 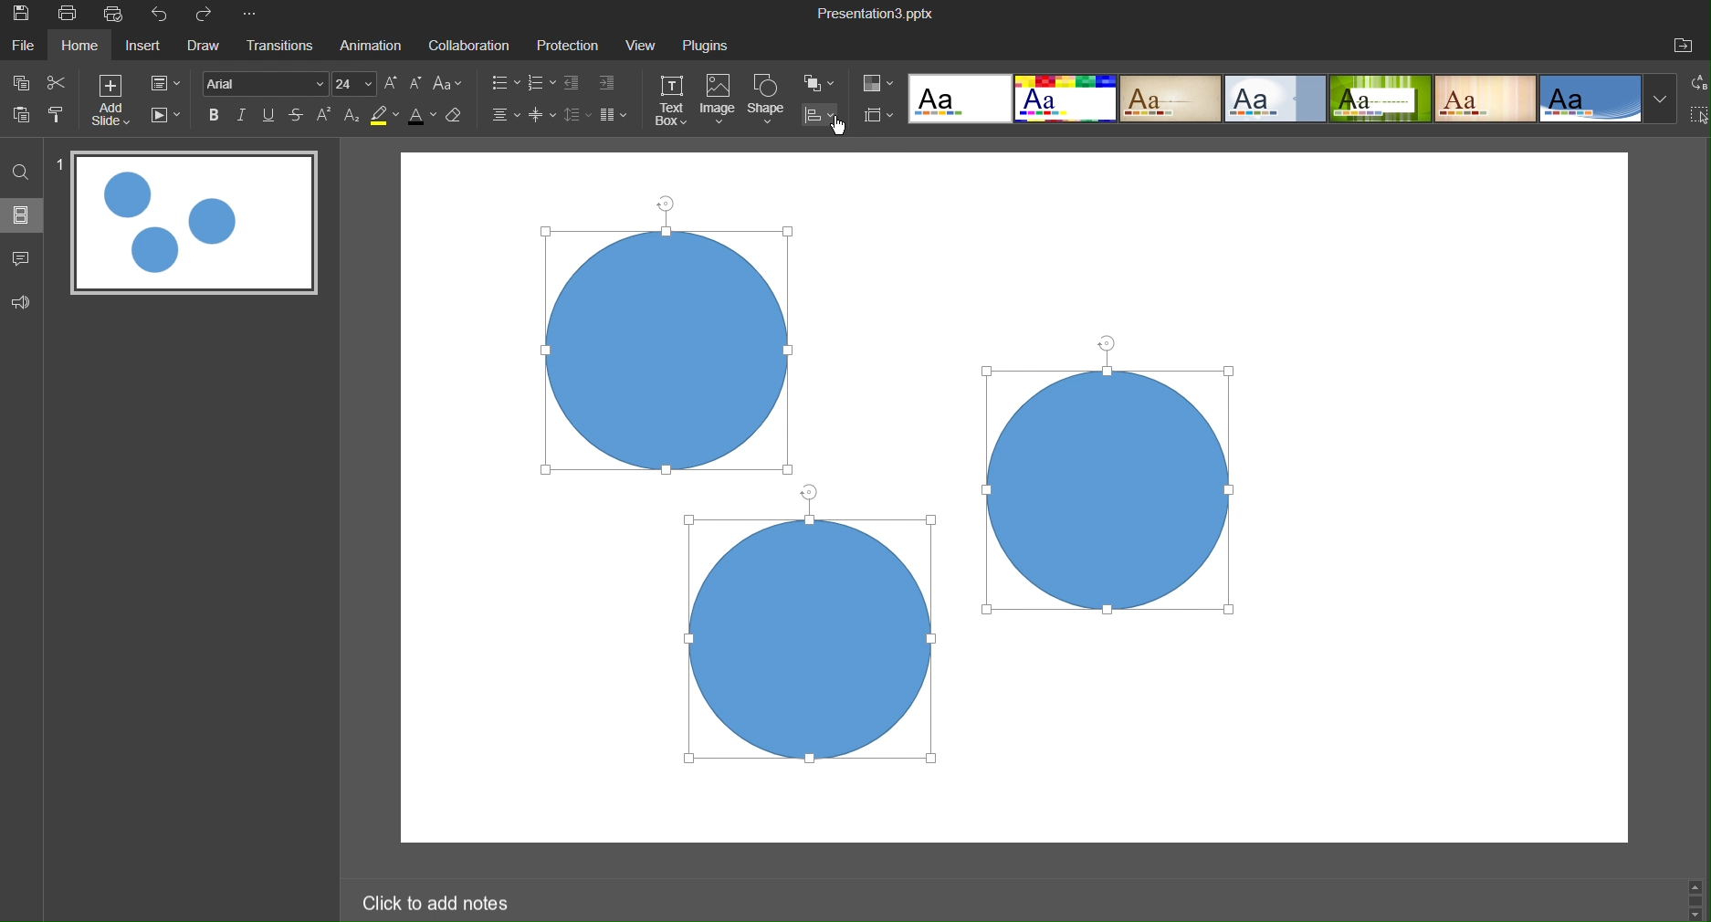 I want to click on More, so click(x=254, y=16).